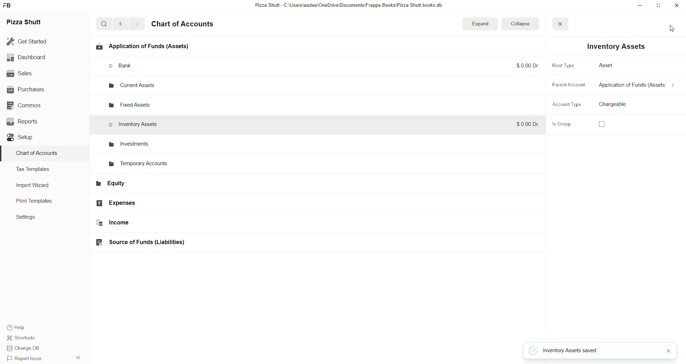 This screenshot has width=686, height=364. I want to click on Parent Account, so click(563, 86).